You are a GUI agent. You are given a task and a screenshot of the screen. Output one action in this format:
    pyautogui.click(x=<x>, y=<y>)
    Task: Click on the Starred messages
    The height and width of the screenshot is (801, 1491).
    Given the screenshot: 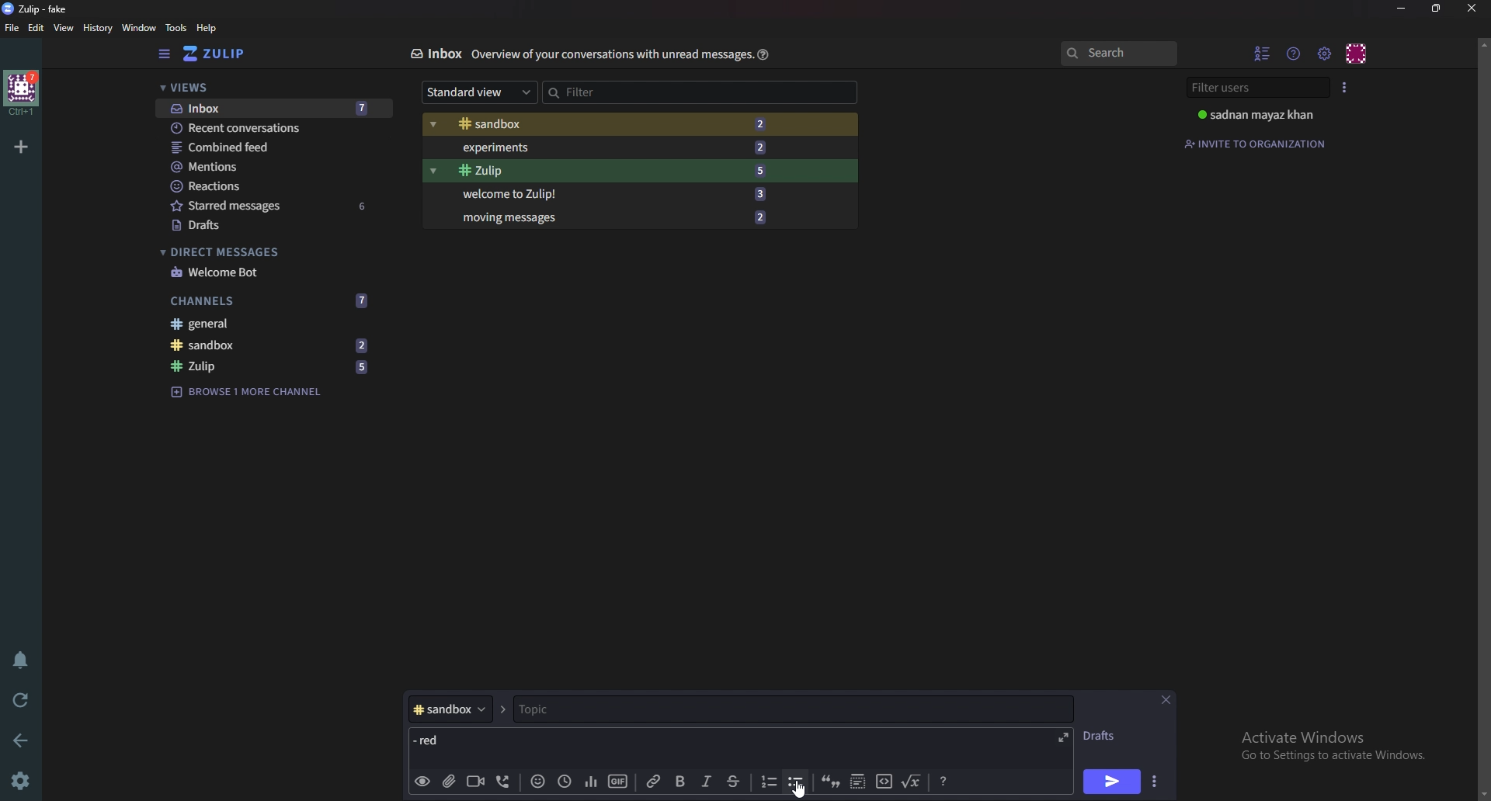 What is the action you would take?
    pyautogui.click(x=274, y=205)
    